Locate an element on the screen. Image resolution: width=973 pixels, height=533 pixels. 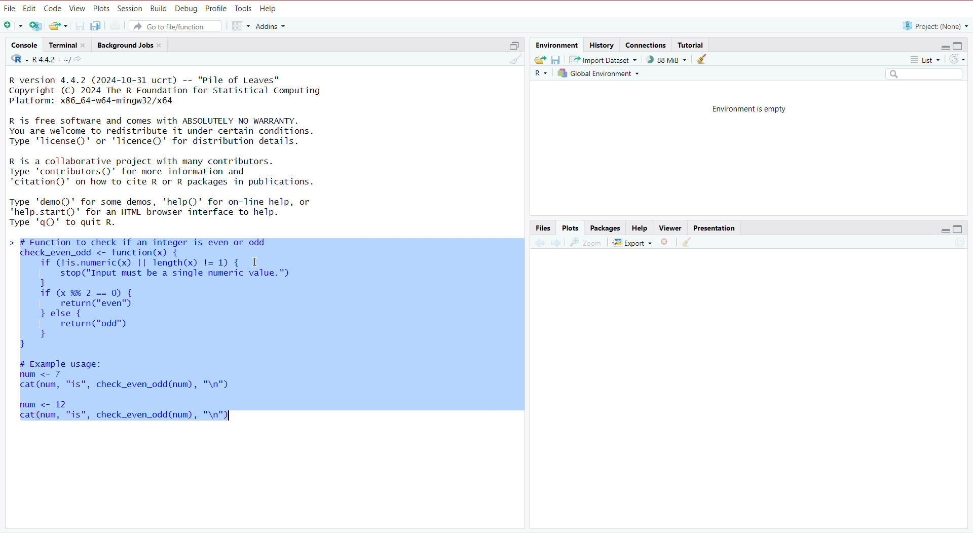
plots is located at coordinates (101, 8).